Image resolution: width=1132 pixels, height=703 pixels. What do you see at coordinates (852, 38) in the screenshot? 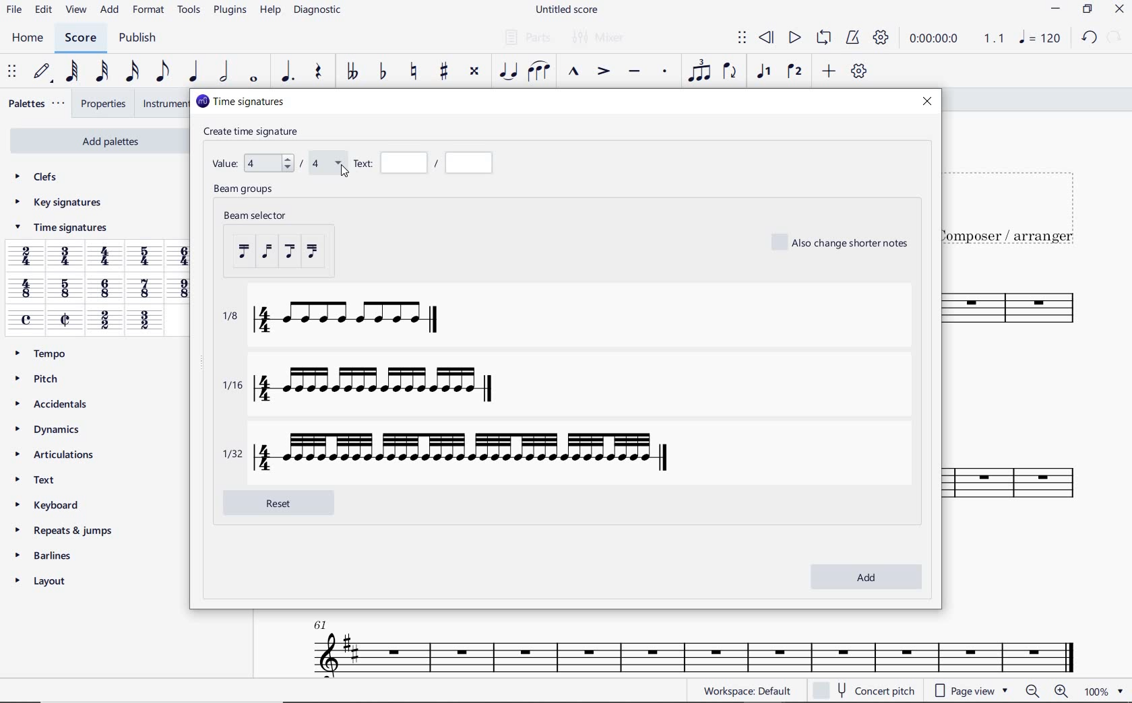
I see `METRONOME` at bounding box center [852, 38].